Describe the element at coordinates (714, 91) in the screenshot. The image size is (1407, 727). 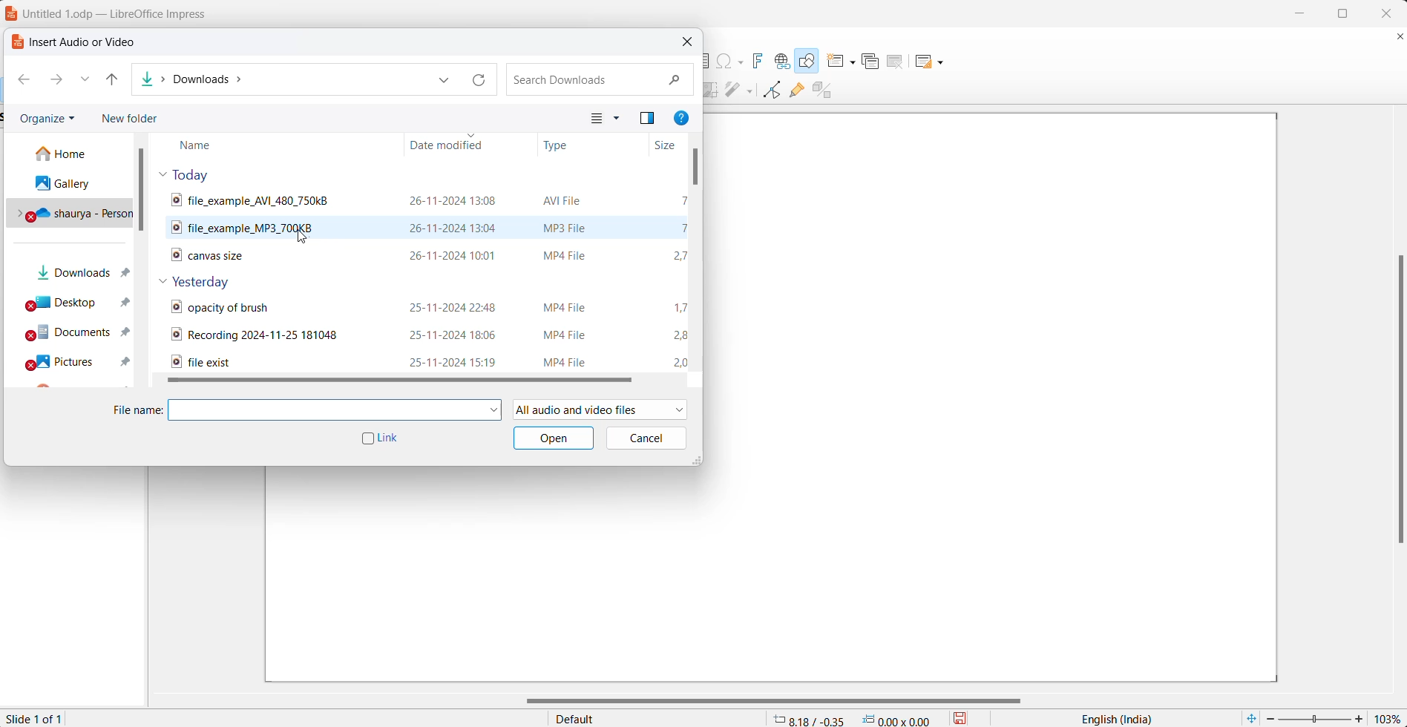
I see `crop image` at that location.